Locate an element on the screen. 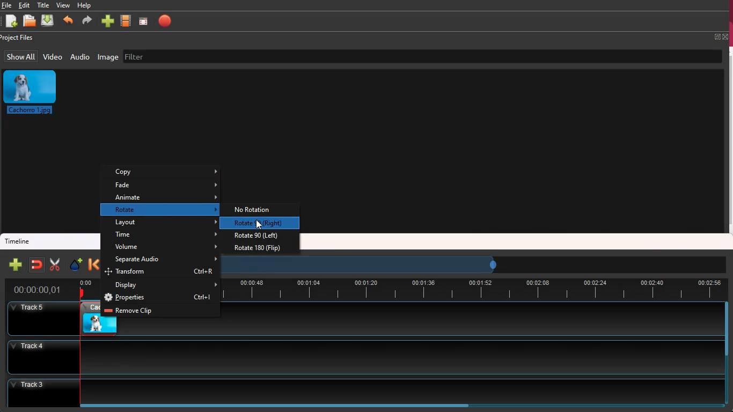 The height and width of the screenshot is (412, 733). download is located at coordinates (48, 20).